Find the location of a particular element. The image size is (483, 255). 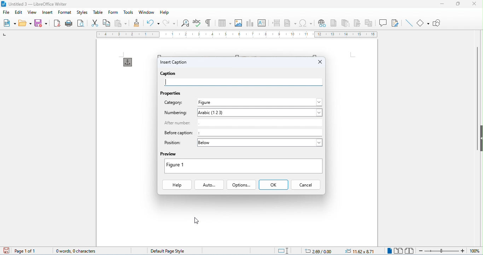

view is located at coordinates (31, 12).